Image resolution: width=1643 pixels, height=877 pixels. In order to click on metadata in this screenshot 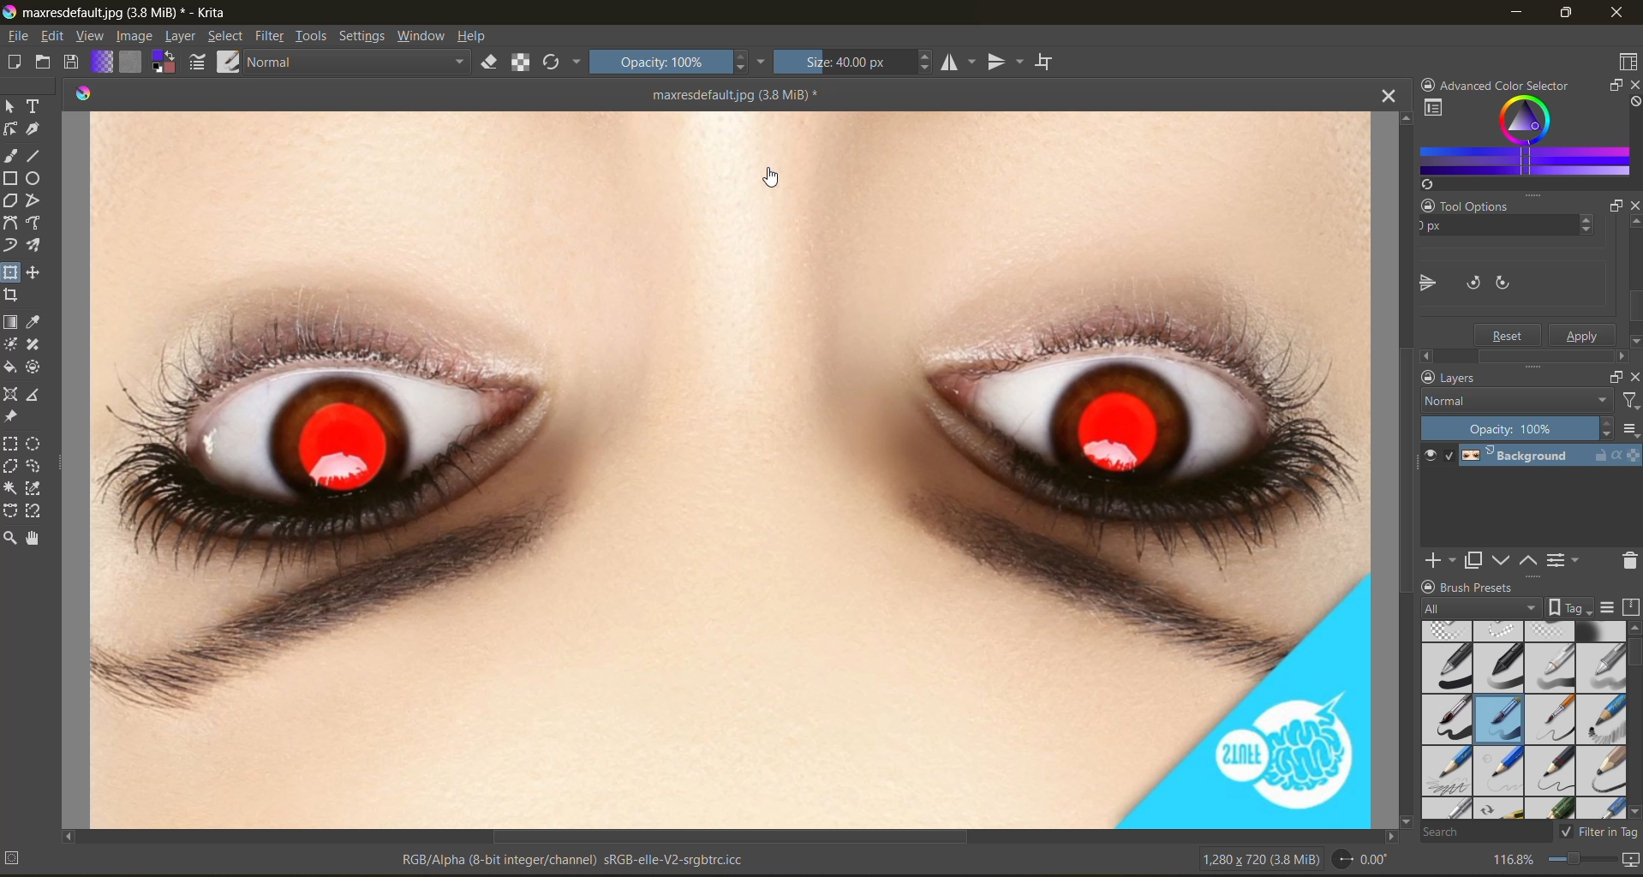, I will do `click(379, 862)`.